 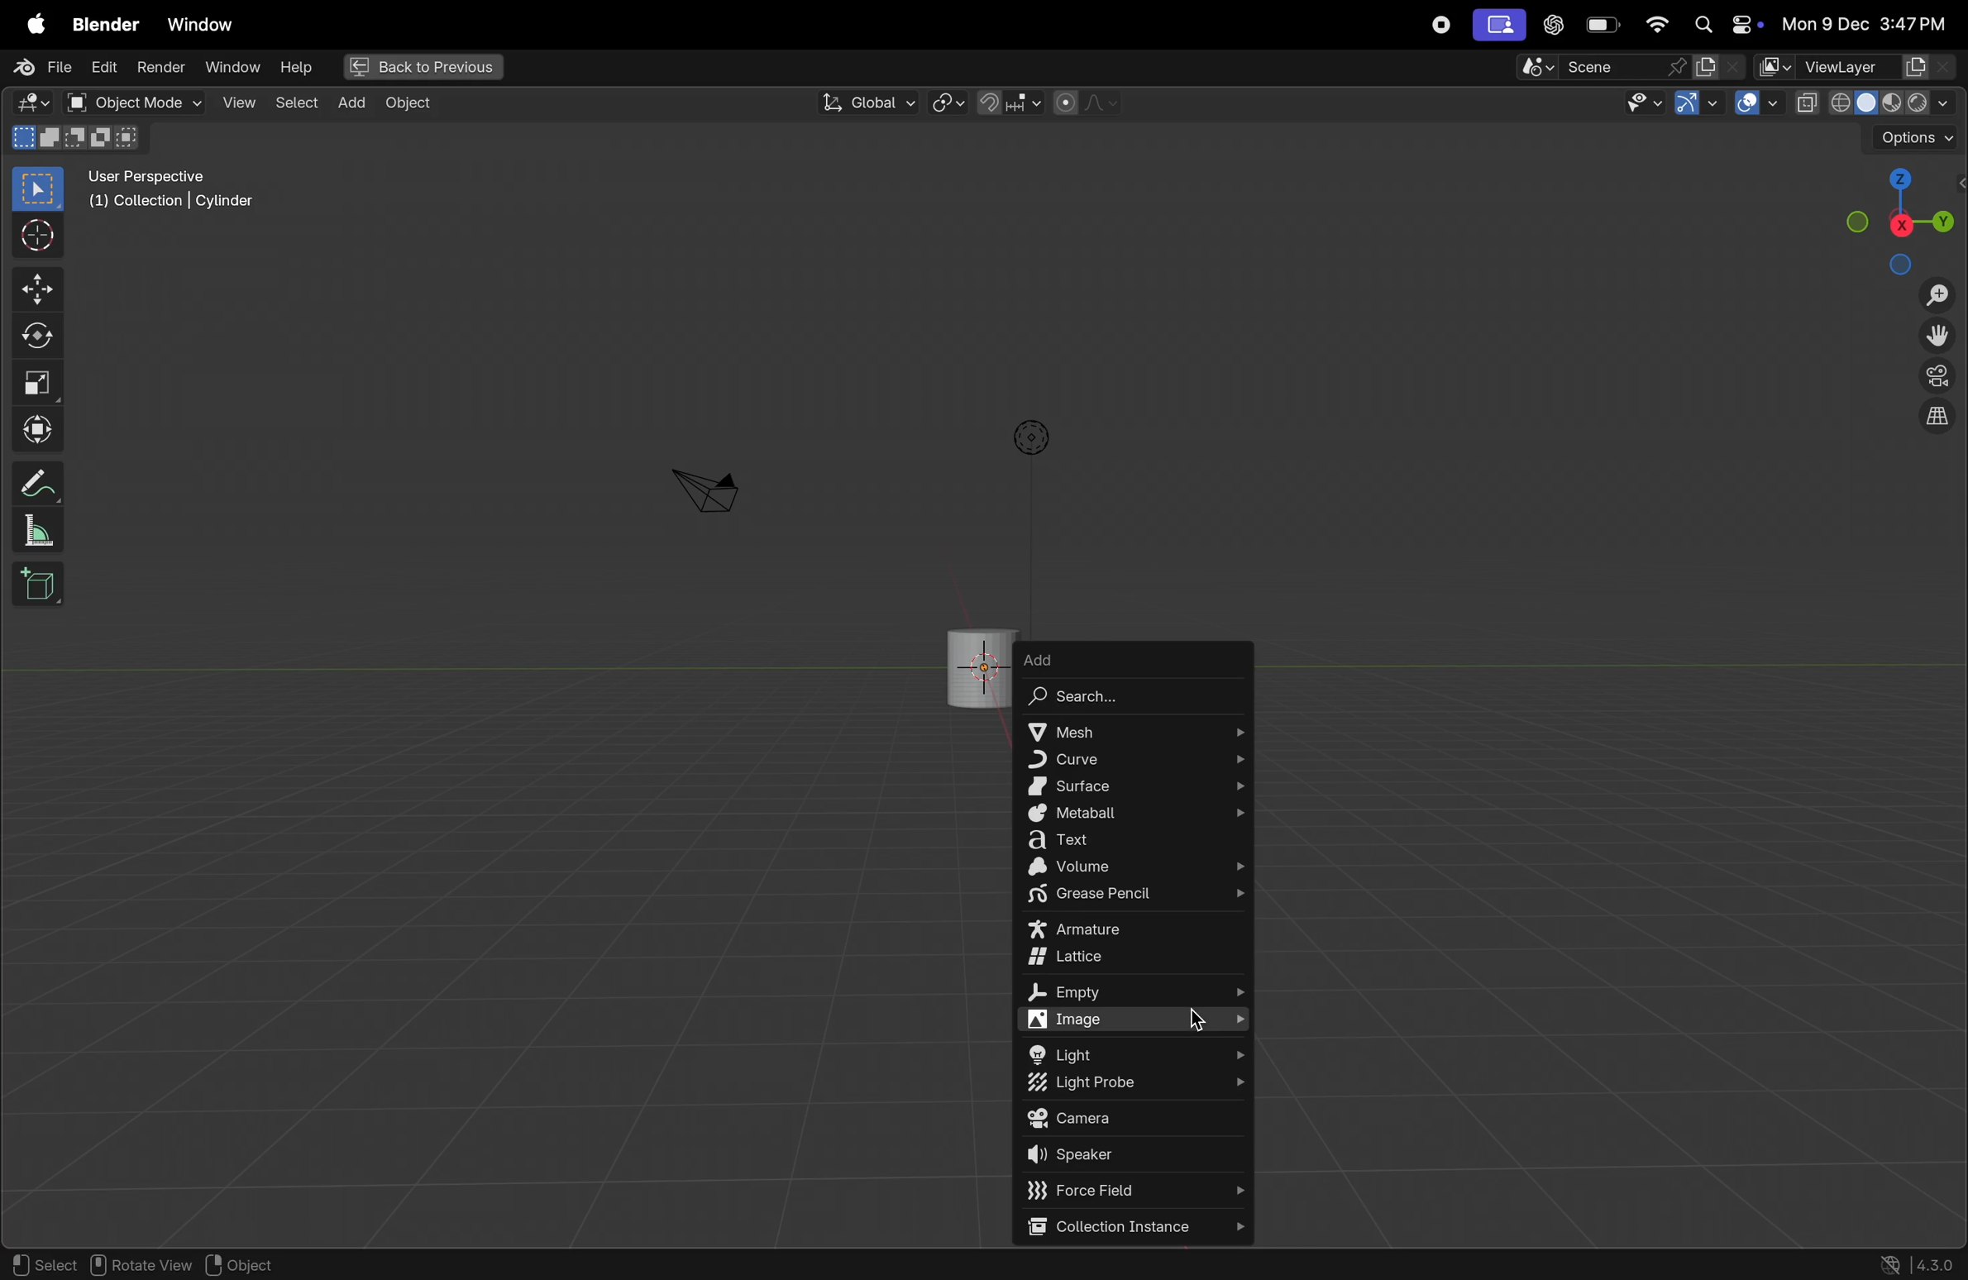 What do you see at coordinates (201, 21) in the screenshot?
I see `Windows` at bounding box center [201, 21].